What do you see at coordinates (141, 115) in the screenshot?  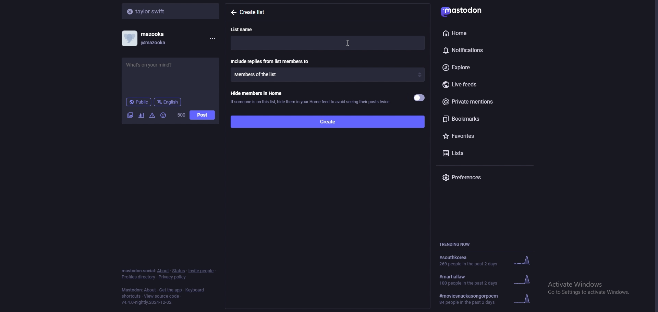 I see `poll` at bounding box center [141, 115].